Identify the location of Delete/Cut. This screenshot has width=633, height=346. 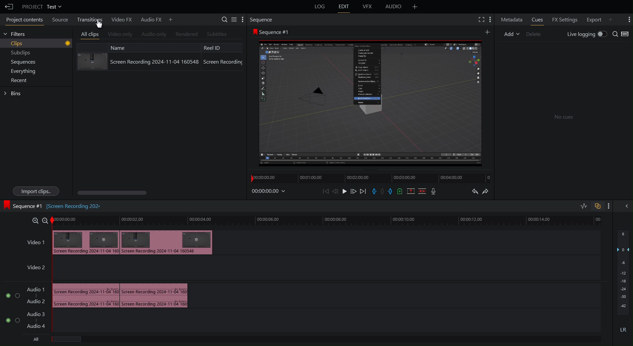
(422, 191).